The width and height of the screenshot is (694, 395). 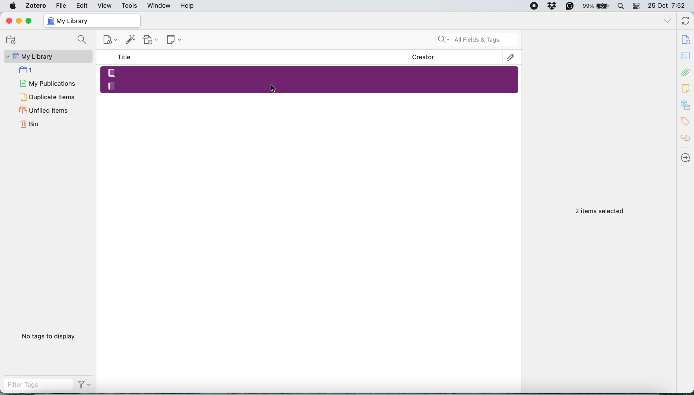 I want to click on Creator, so click(x=423, y=57).